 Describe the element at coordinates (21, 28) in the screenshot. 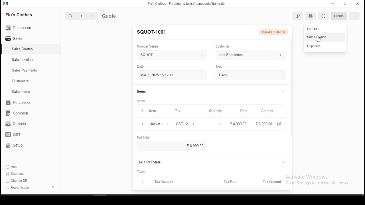

I see `Dashboard` at that location.